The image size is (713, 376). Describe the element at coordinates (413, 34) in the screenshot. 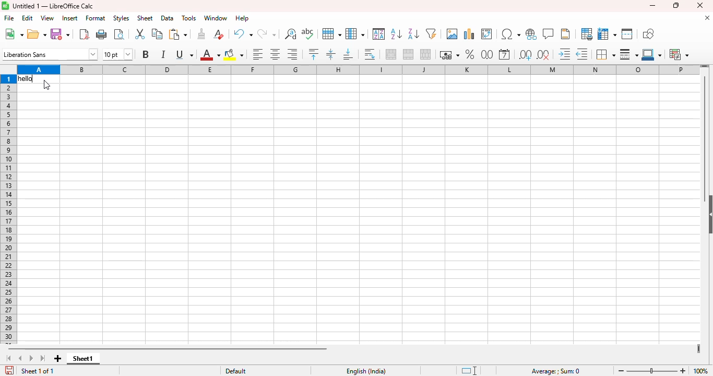

I see `sort descending` at that location.